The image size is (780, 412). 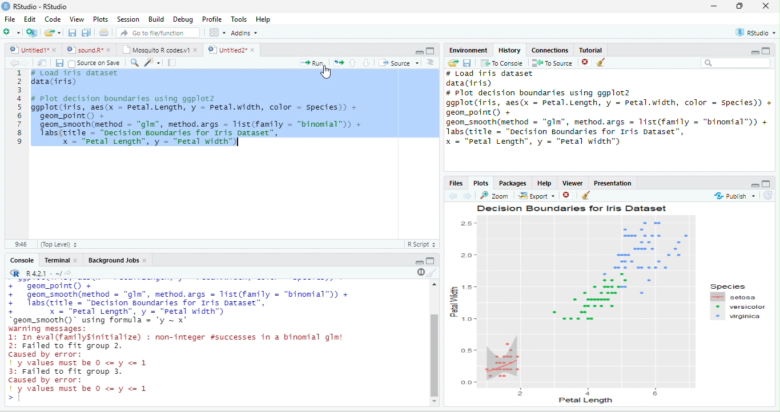 I want to click on # Load iris dataset data(iris), so click(x=490, y=79).